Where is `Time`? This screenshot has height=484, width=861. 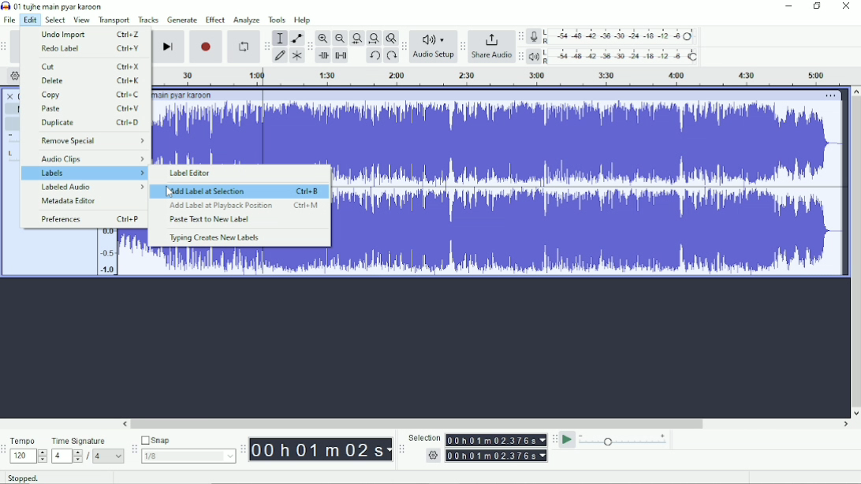 Time is located at coordinates (320, 449).